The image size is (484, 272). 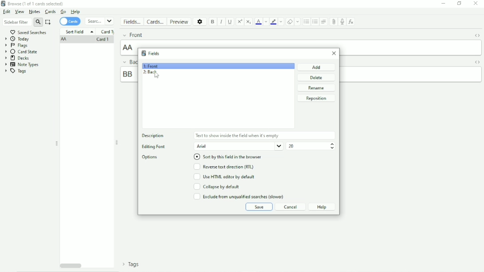 I want to click on Remove formatting, so click(x=290, y=22).